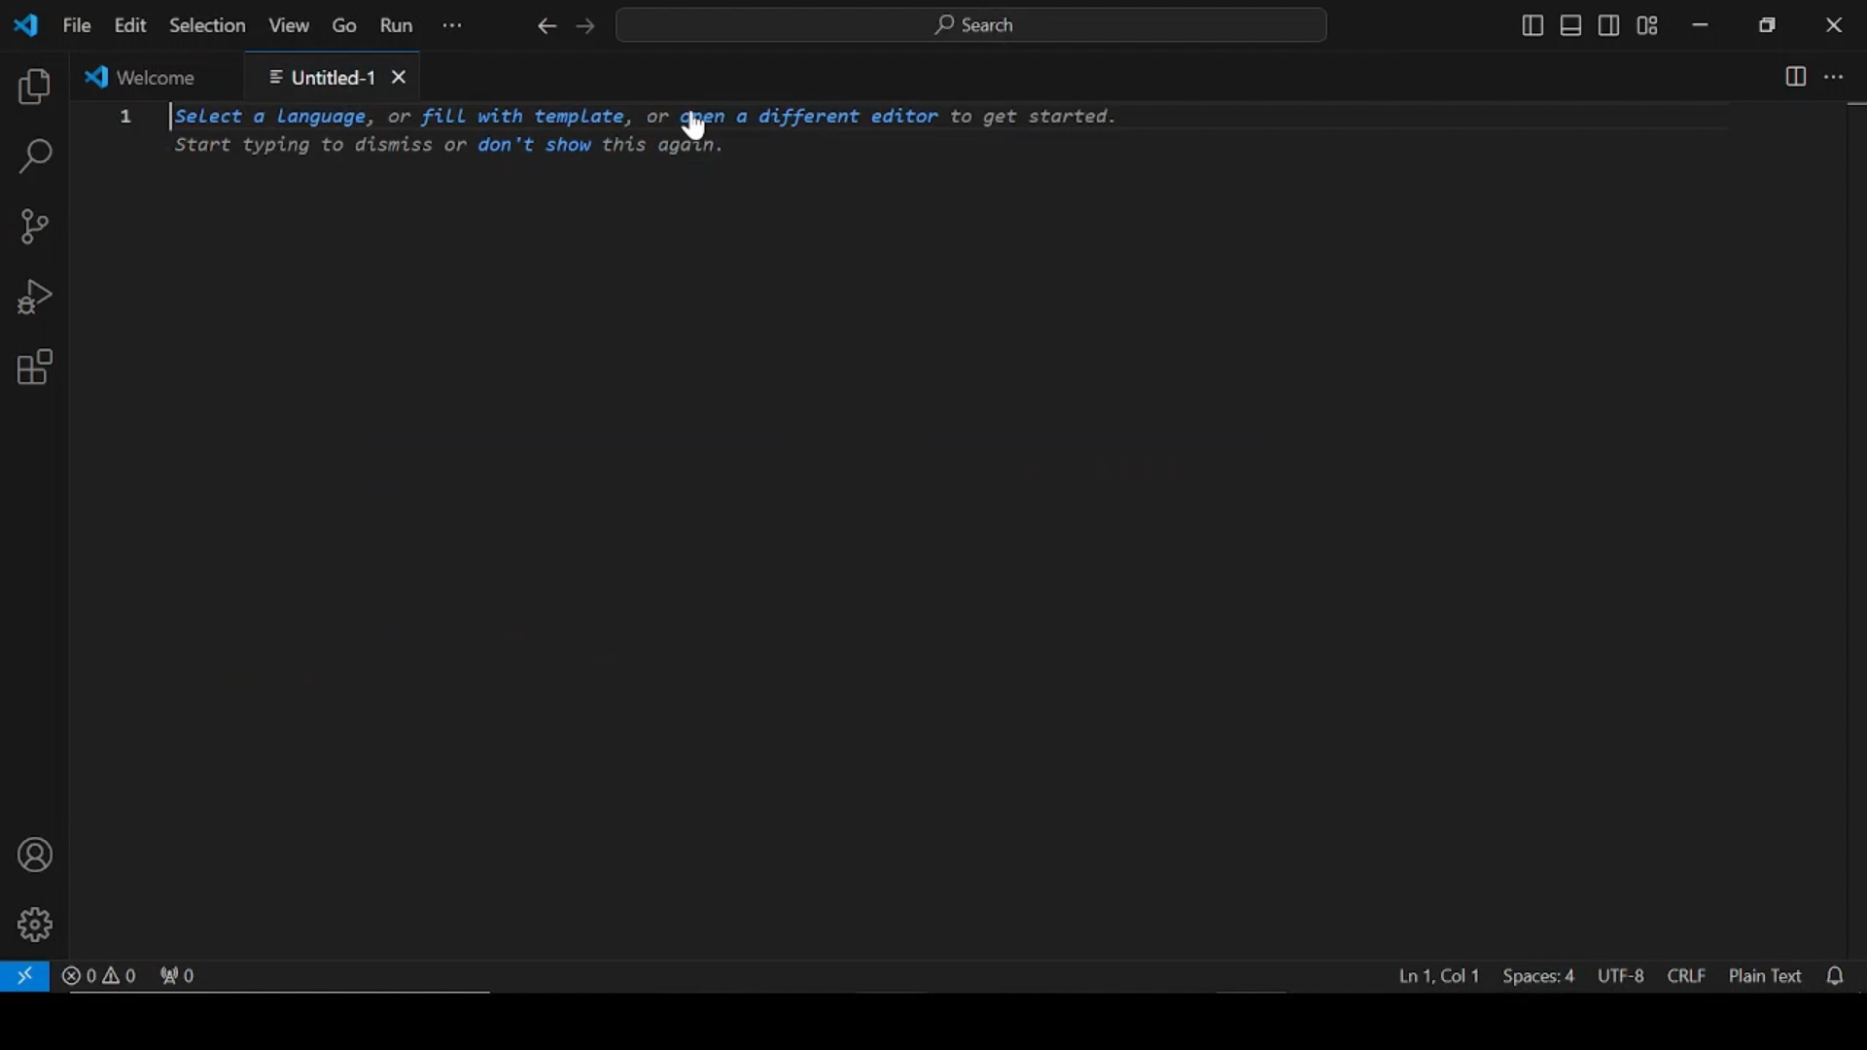  Describe the element at coordinates (1572, 26) in the screenshot. I see `toggle panel` at that location.